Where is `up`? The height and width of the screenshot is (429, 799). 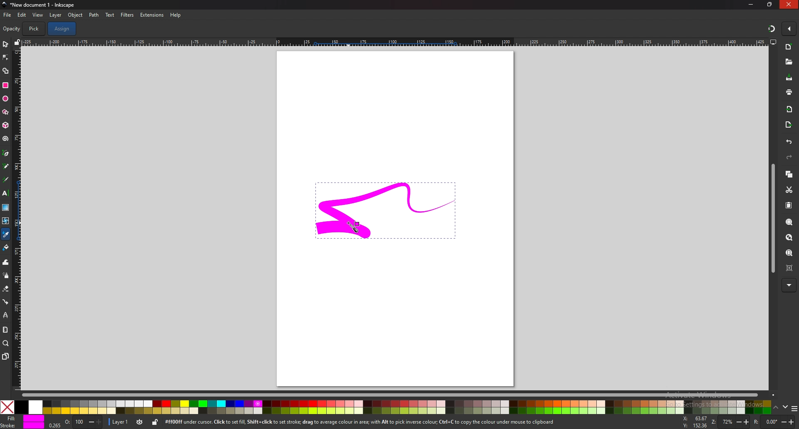
up is located at coordinates (776, 407).